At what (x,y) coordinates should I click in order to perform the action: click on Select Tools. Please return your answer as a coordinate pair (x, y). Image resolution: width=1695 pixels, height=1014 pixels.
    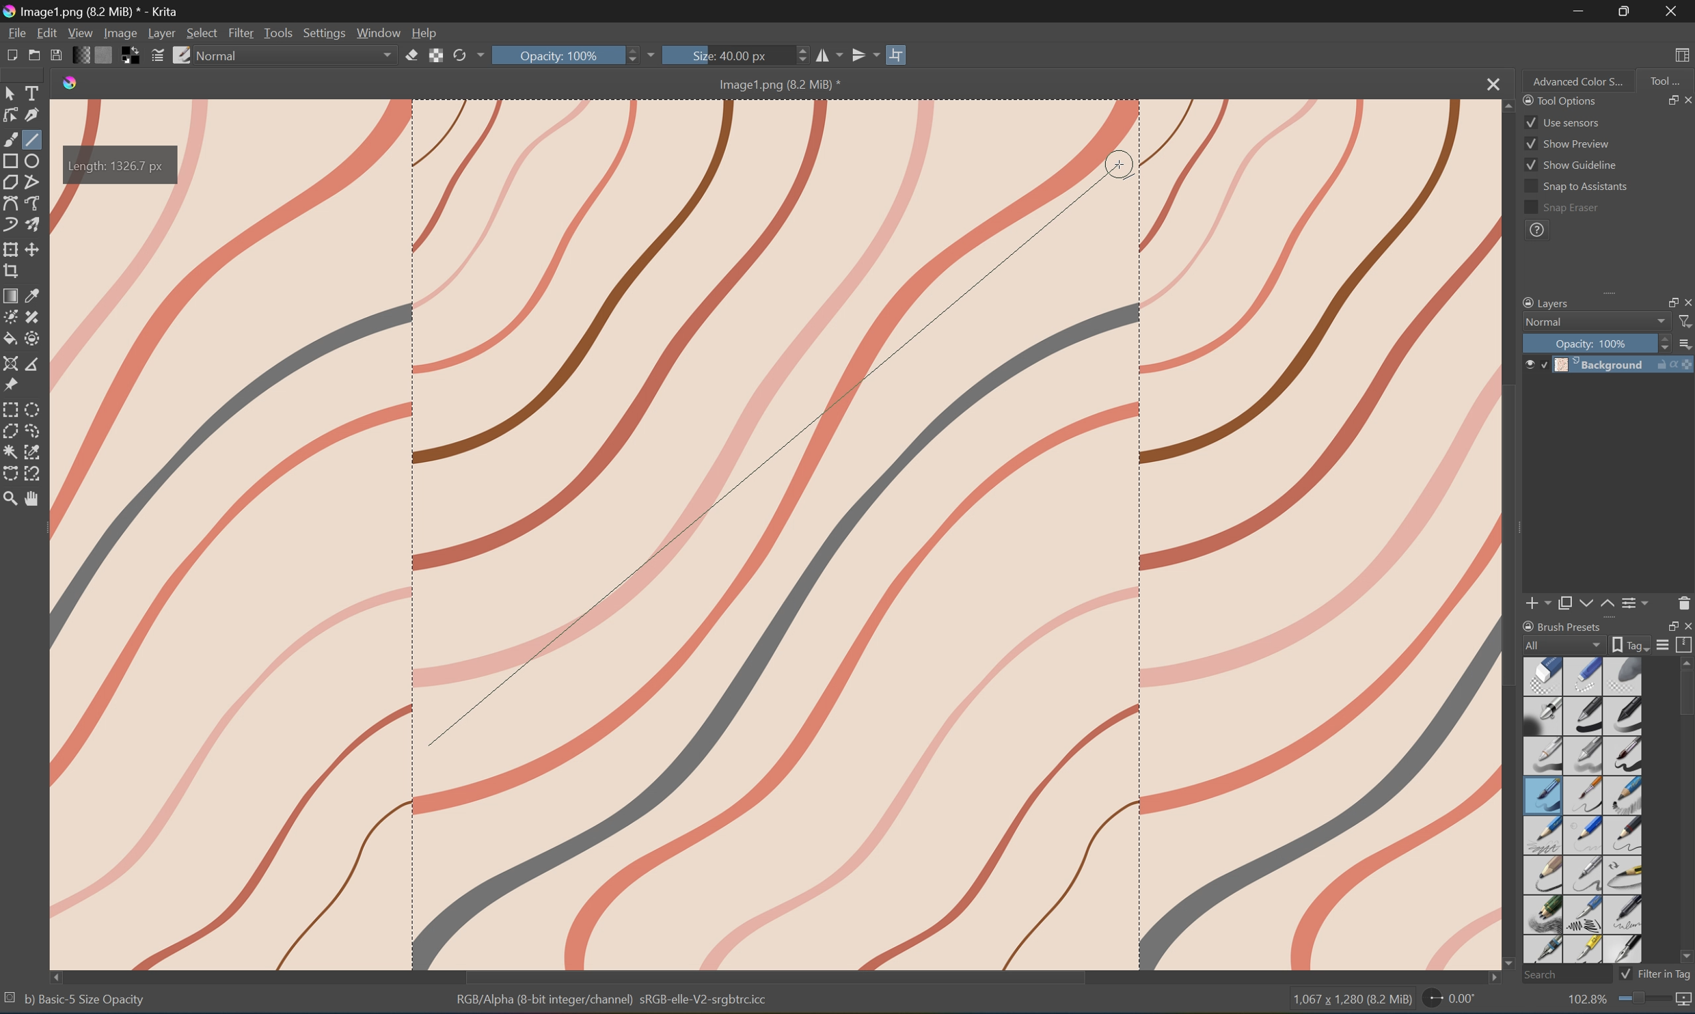
    Looking at the image, I should click on (34, 92).